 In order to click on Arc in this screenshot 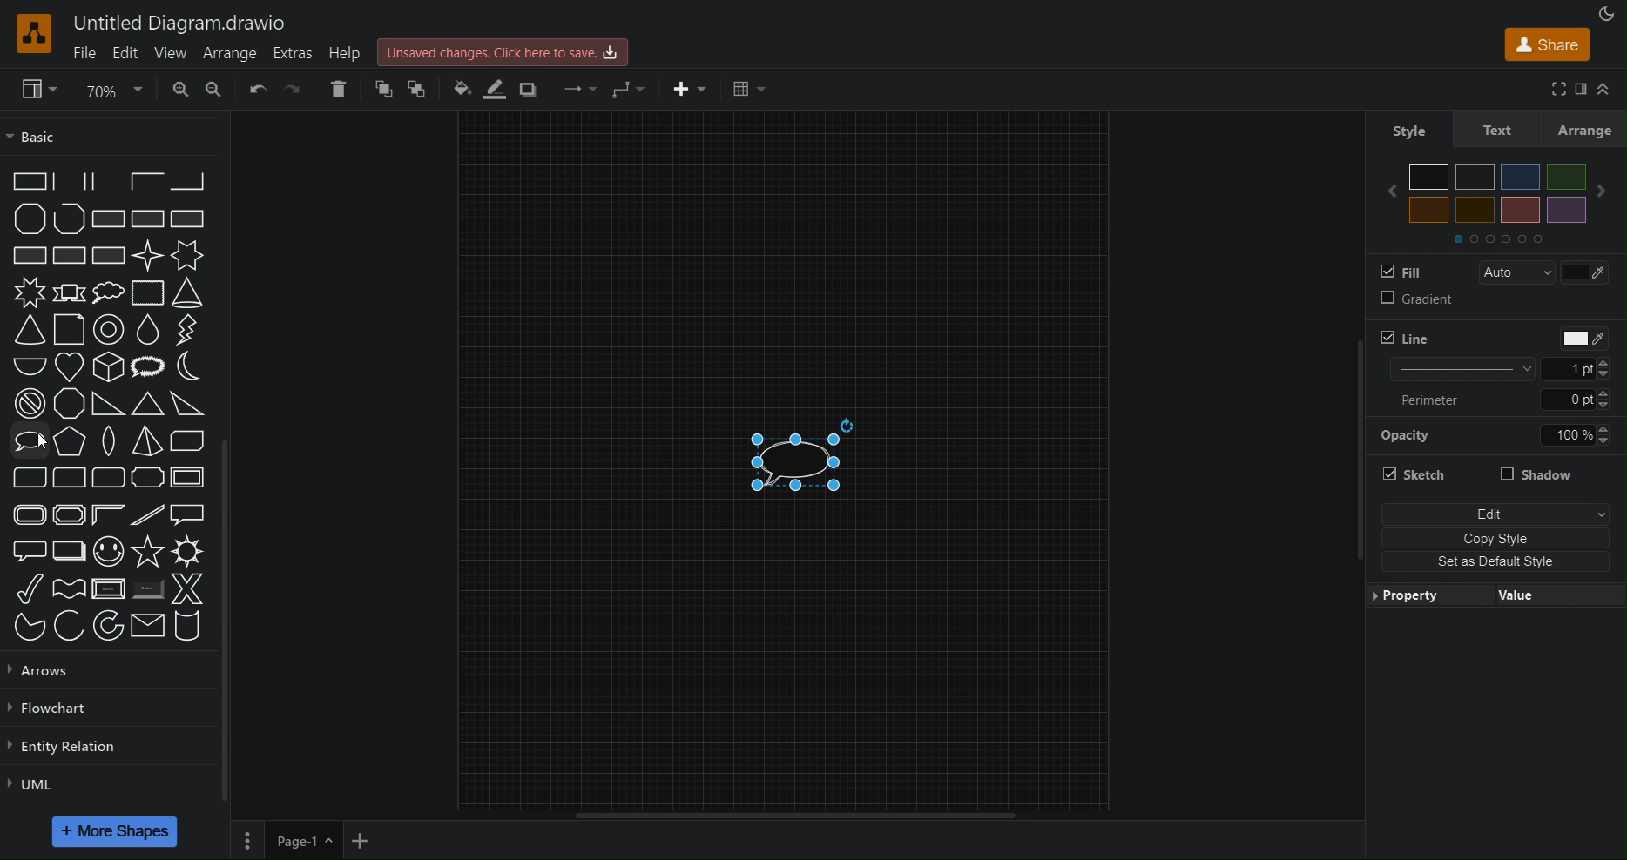, I will do `click(68, 626)`.